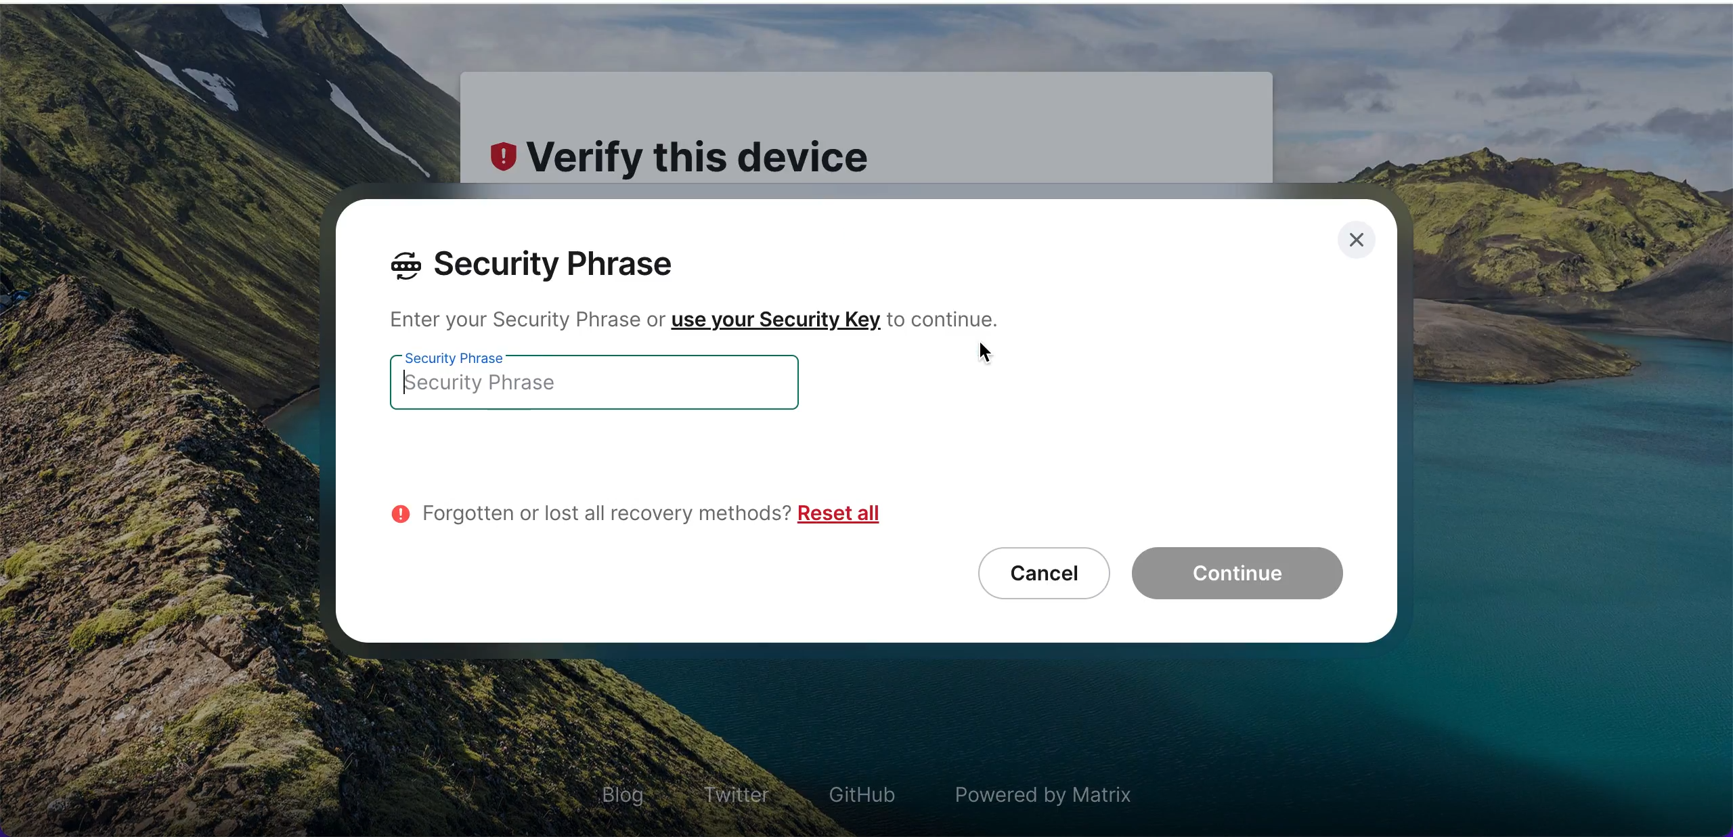 This screenshot has width=1733, height=837. I want to click on verify this device, so click(693, 156).